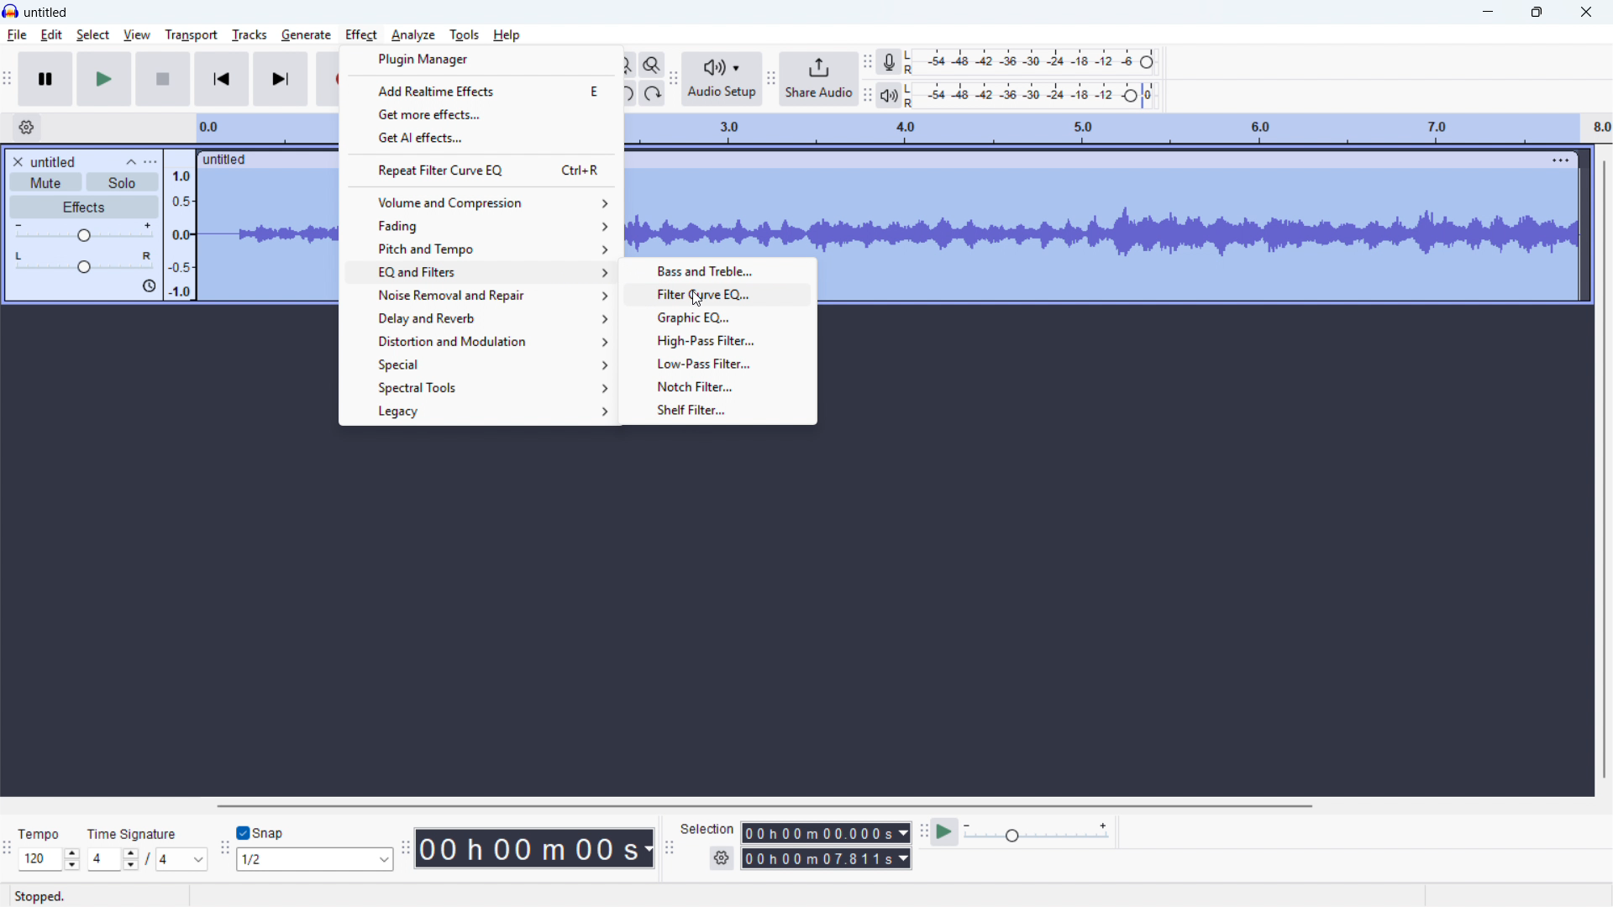 The width and height of the screenshot is (1613, 907). I want to click on Get more effects , so click(481, 113).